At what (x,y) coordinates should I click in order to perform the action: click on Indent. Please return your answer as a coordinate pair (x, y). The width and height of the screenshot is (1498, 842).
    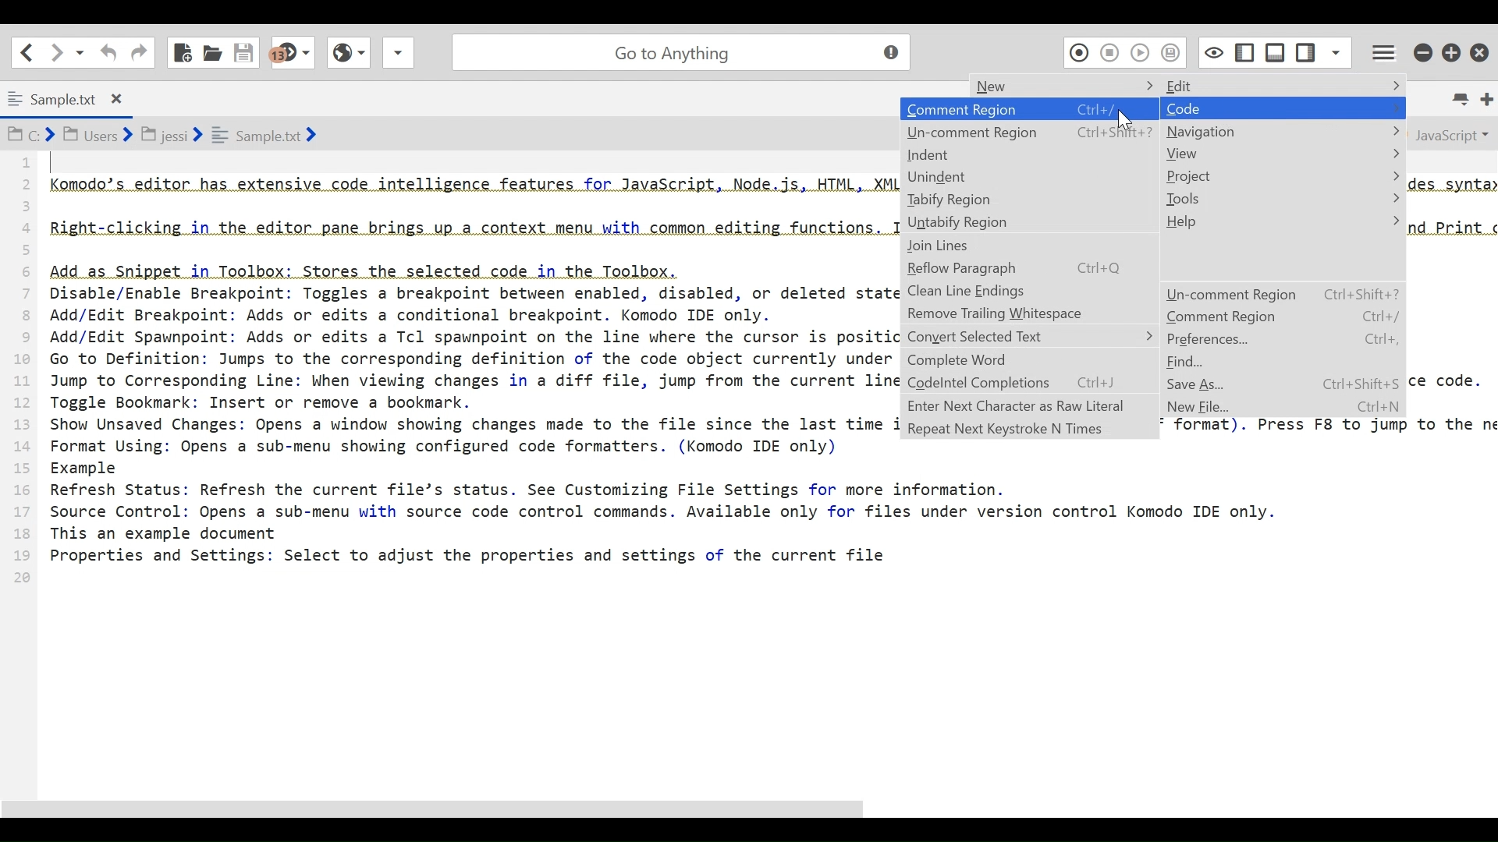
    Looking at the image, I should click on (1028, 155).